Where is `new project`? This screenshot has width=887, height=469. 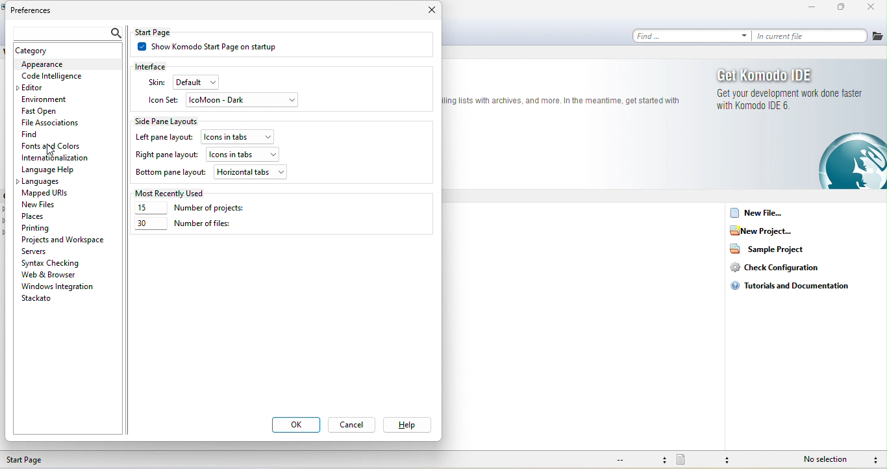
new project is located at coordinates (767, 229).